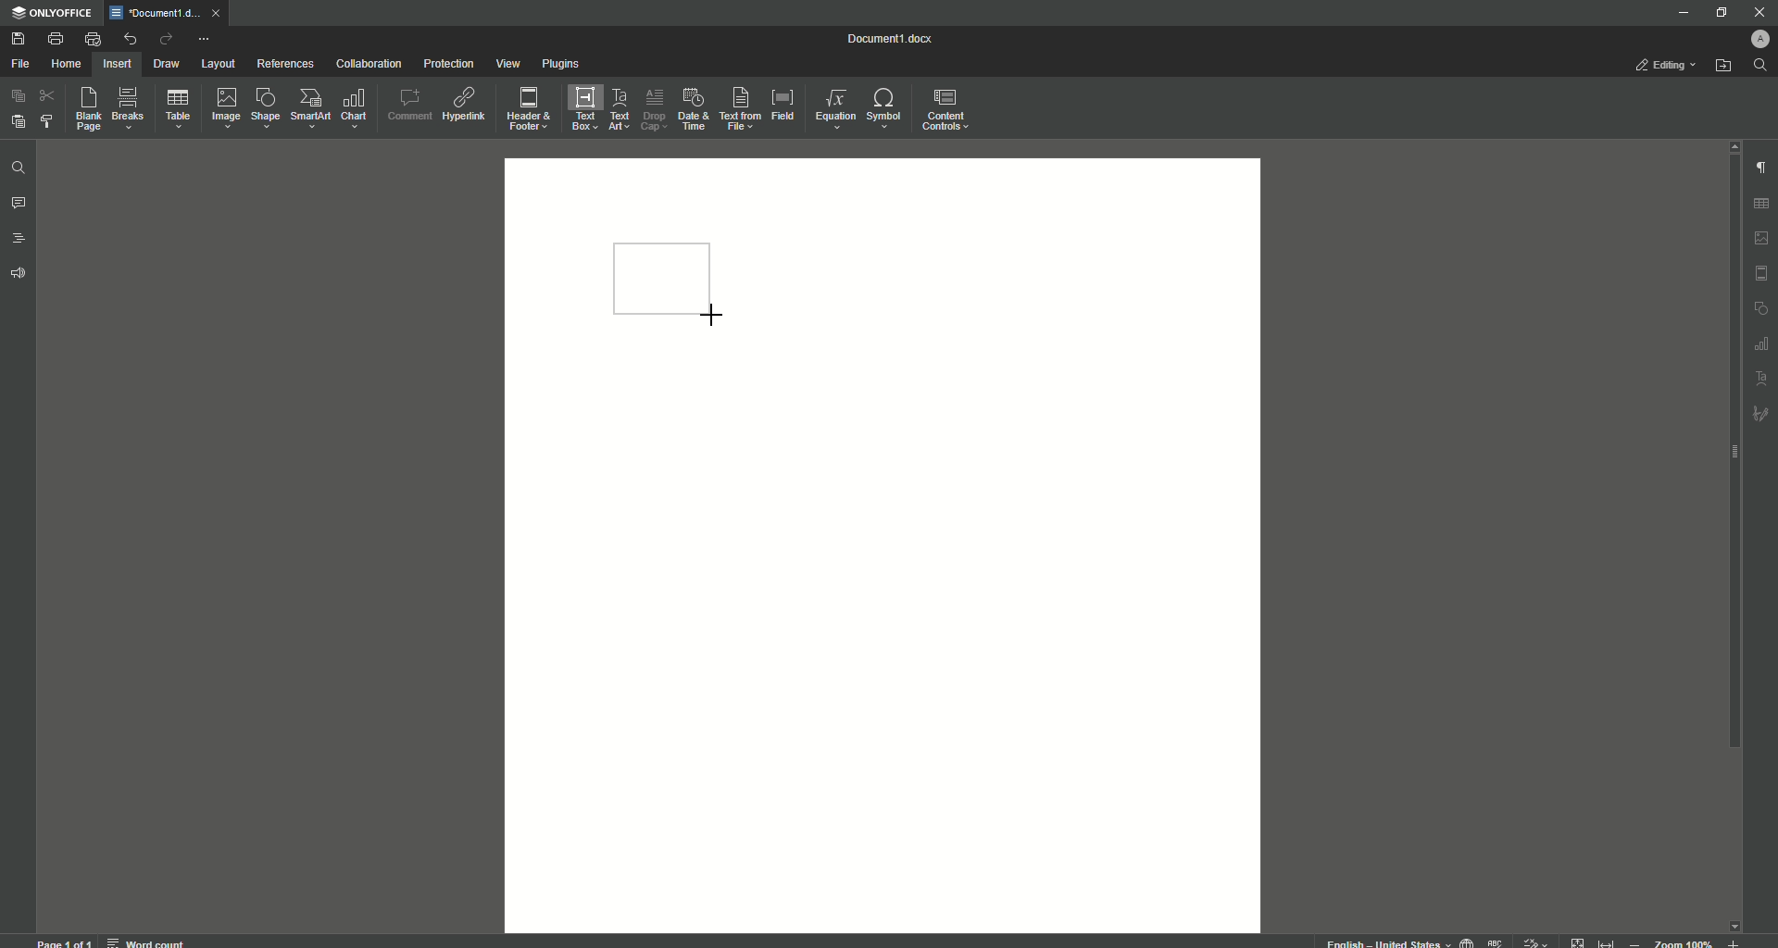 This screenshot has height=948, width=1778. I want to click on scroll down, so click(1734, 921).